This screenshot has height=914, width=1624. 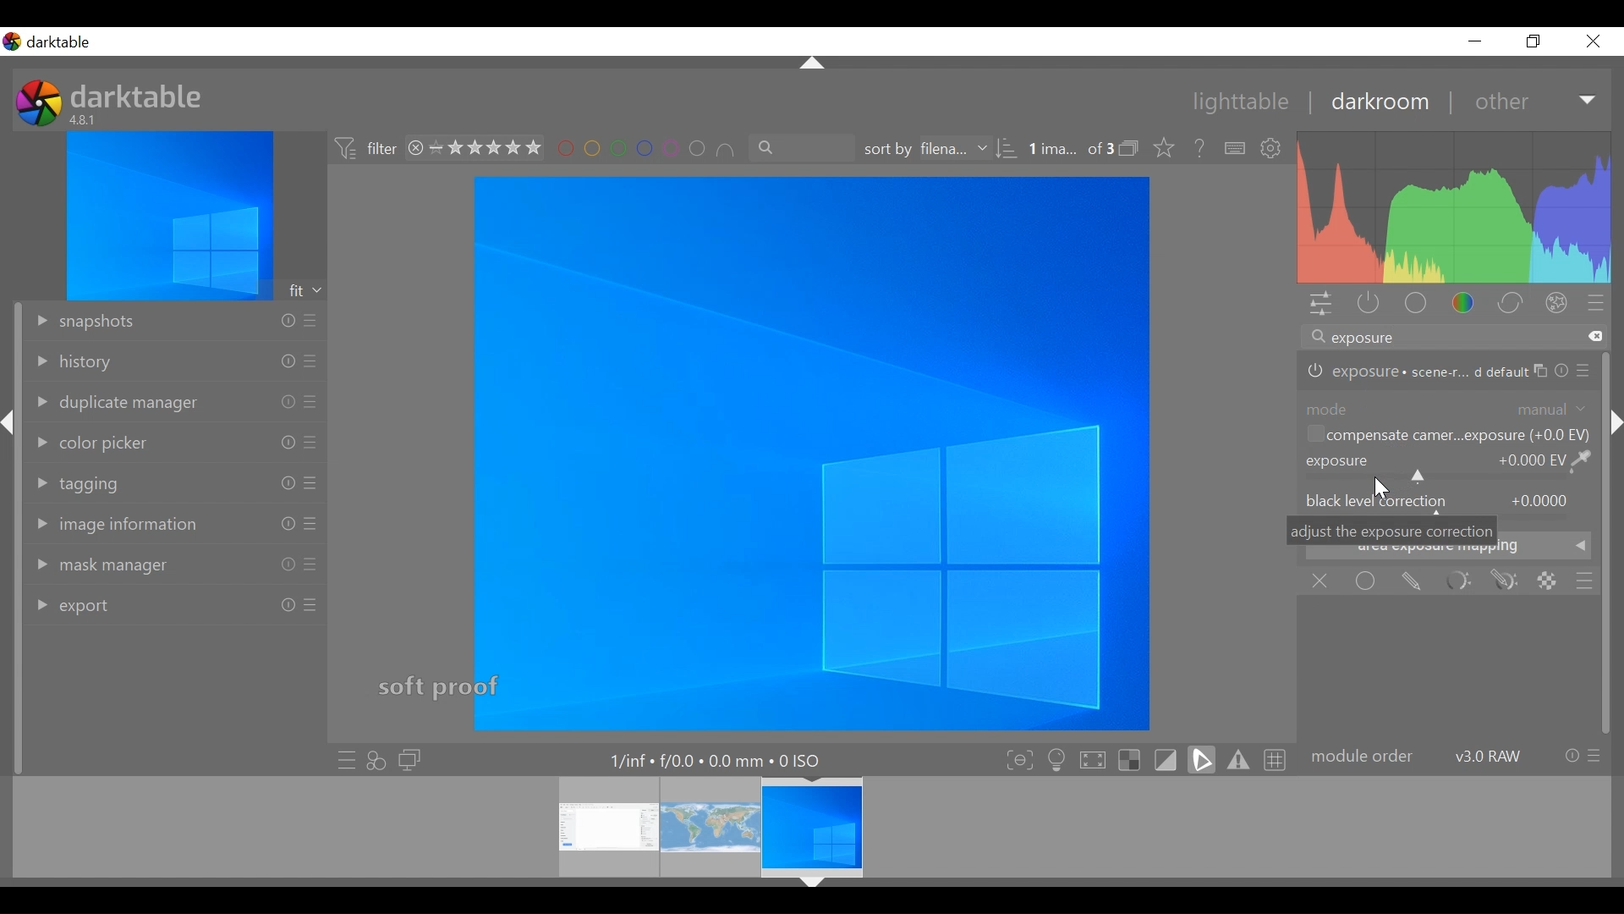 I want to click on copy, so click(x=1541, y=372).